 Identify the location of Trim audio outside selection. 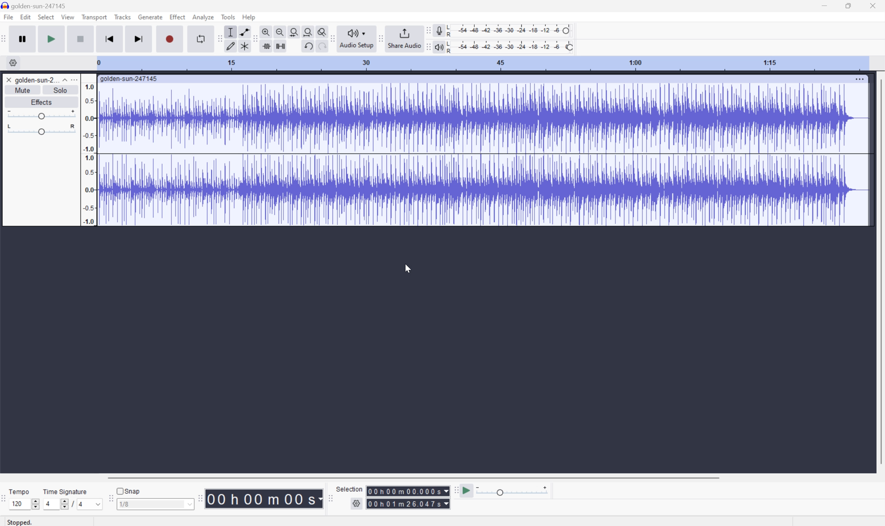
(268, 46).